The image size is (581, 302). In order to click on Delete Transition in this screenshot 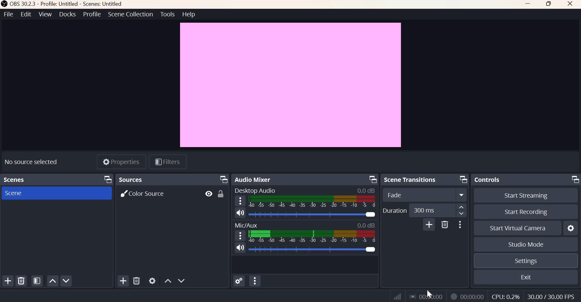, I will do `click(445, 225)`.